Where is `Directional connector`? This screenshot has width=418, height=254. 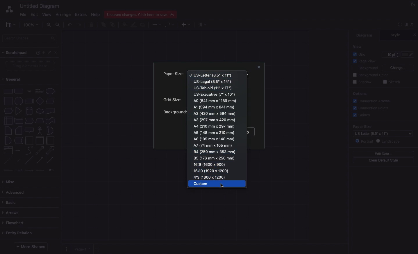
Directional connector is located at coordinates (51, 160).